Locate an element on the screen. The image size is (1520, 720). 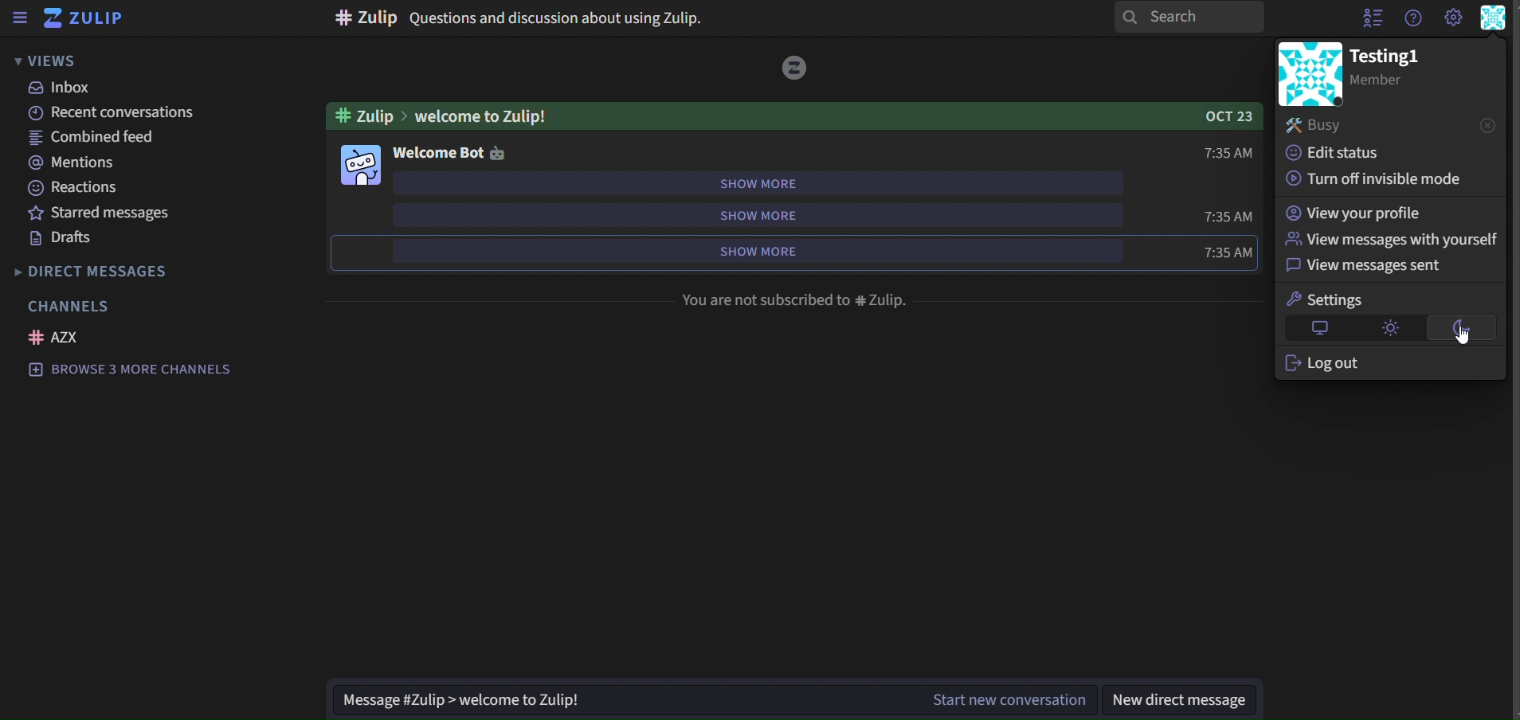
text is located at coordinates (796, 299).